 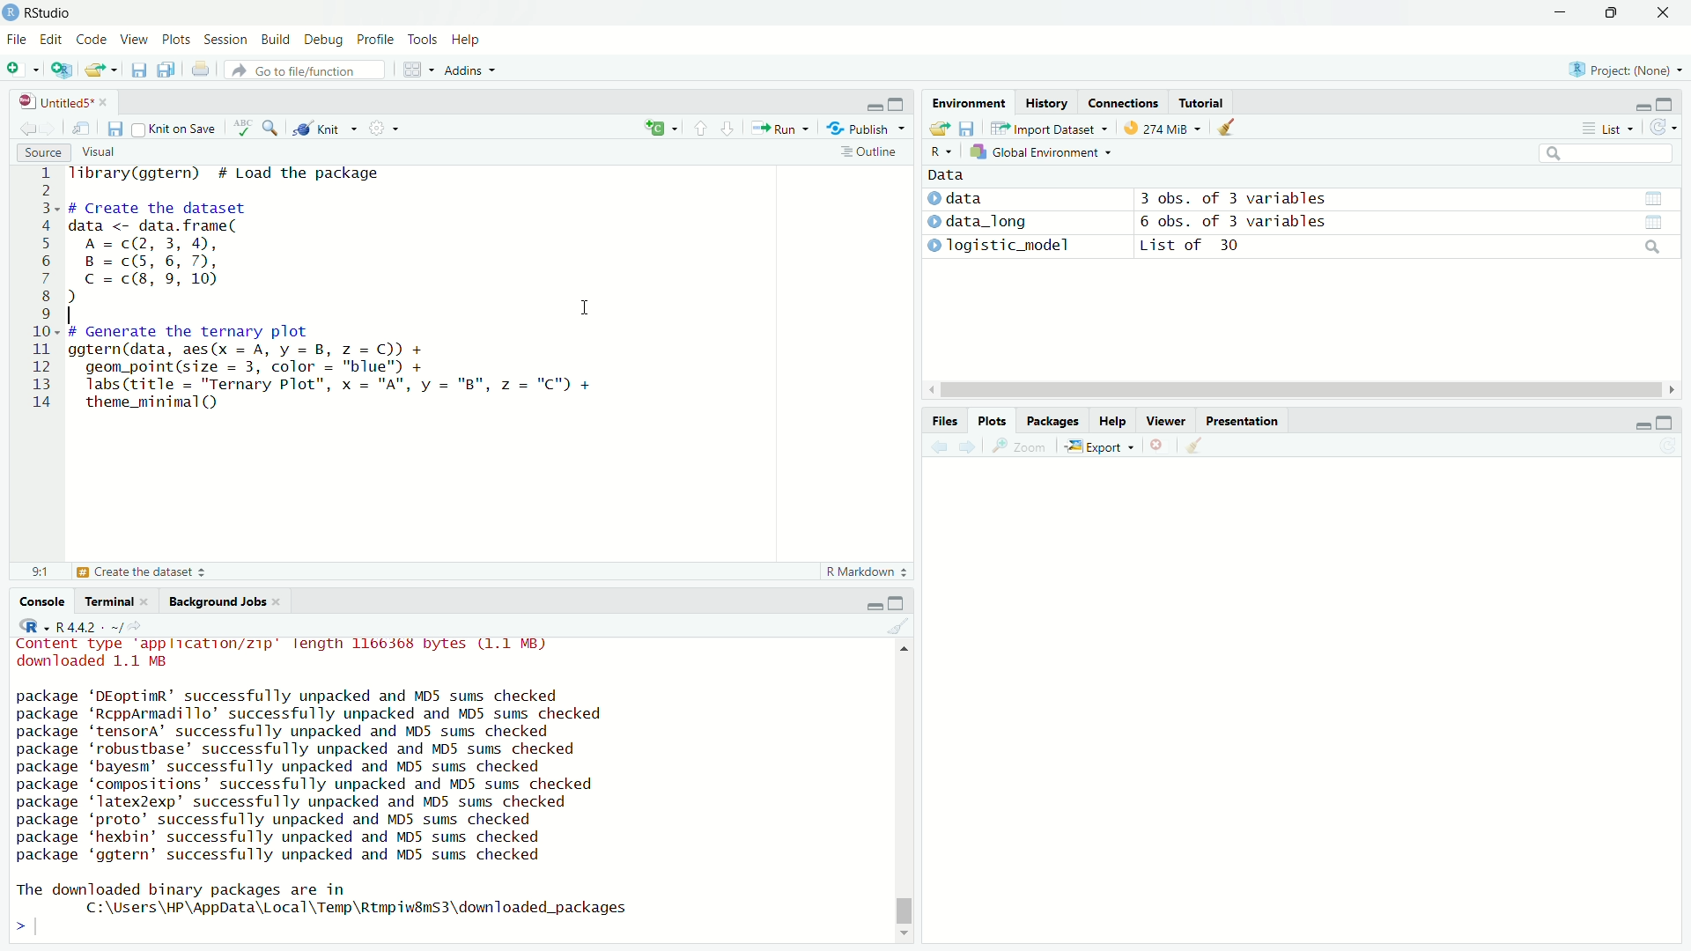 What do you see at coordinates (271, 38) in the screenshot?
I see `Build` at bounding box center [271, 38].